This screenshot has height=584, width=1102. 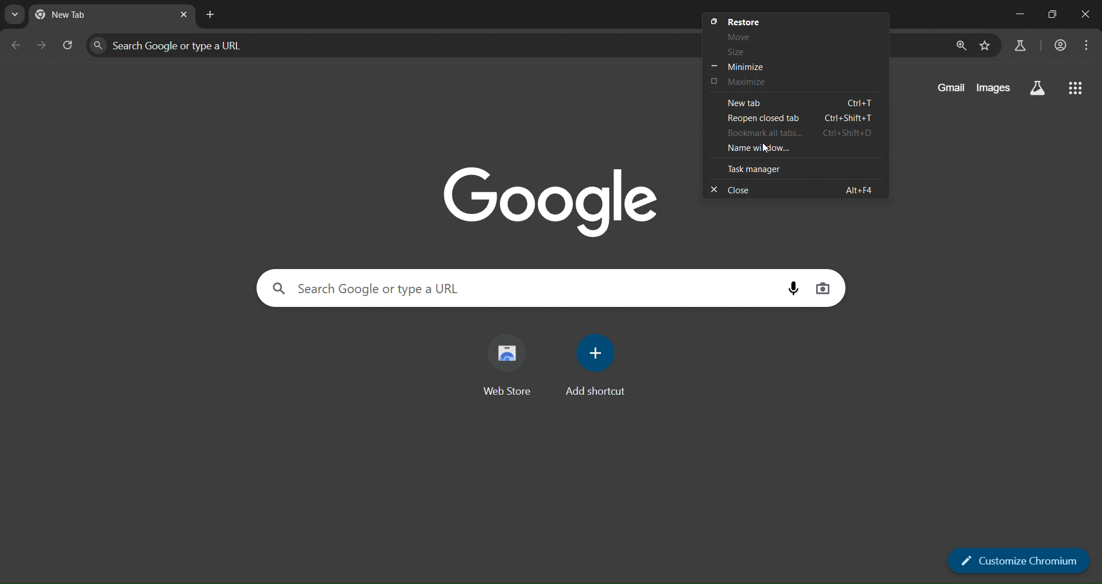 I want to click on bookmark at tabs Ctrl+Shift+O, so click(x=796, y=133).